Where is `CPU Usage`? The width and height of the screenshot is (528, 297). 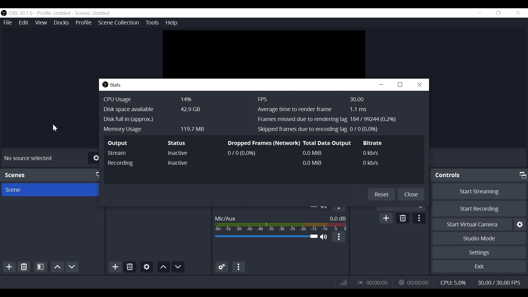
CPU Usage is located at coordinates (454, 282).